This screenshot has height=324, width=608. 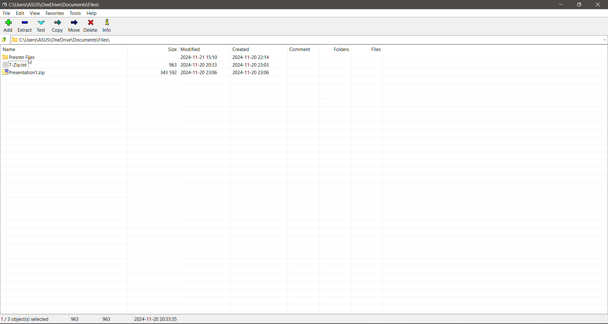 I want to click on Size of the last file selected, so click(x=106, y=319).